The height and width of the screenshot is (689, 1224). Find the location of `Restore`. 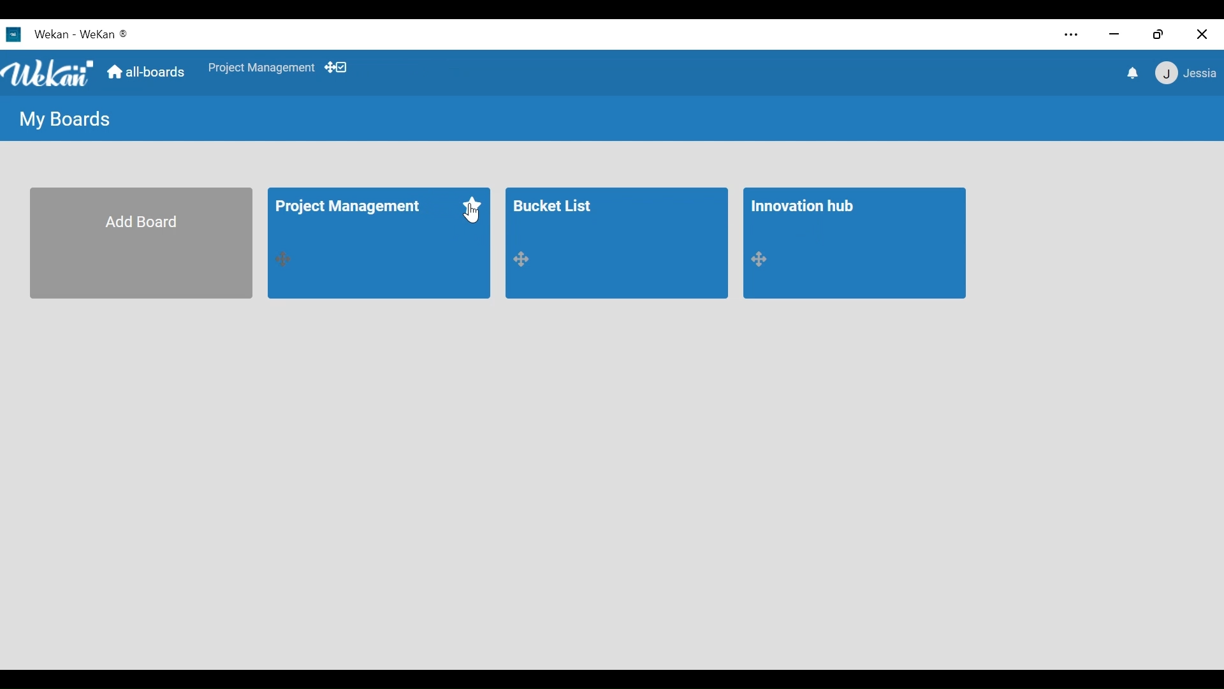

Restore is located at coordinates (1160, 34).